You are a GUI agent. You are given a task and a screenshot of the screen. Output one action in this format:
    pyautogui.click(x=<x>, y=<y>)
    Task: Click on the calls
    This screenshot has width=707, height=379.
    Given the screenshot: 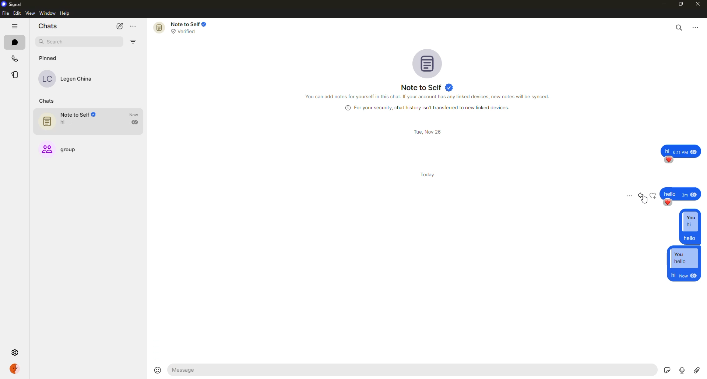 What is the action you would take?
    pyautogui.click(x=16, y=57)
    